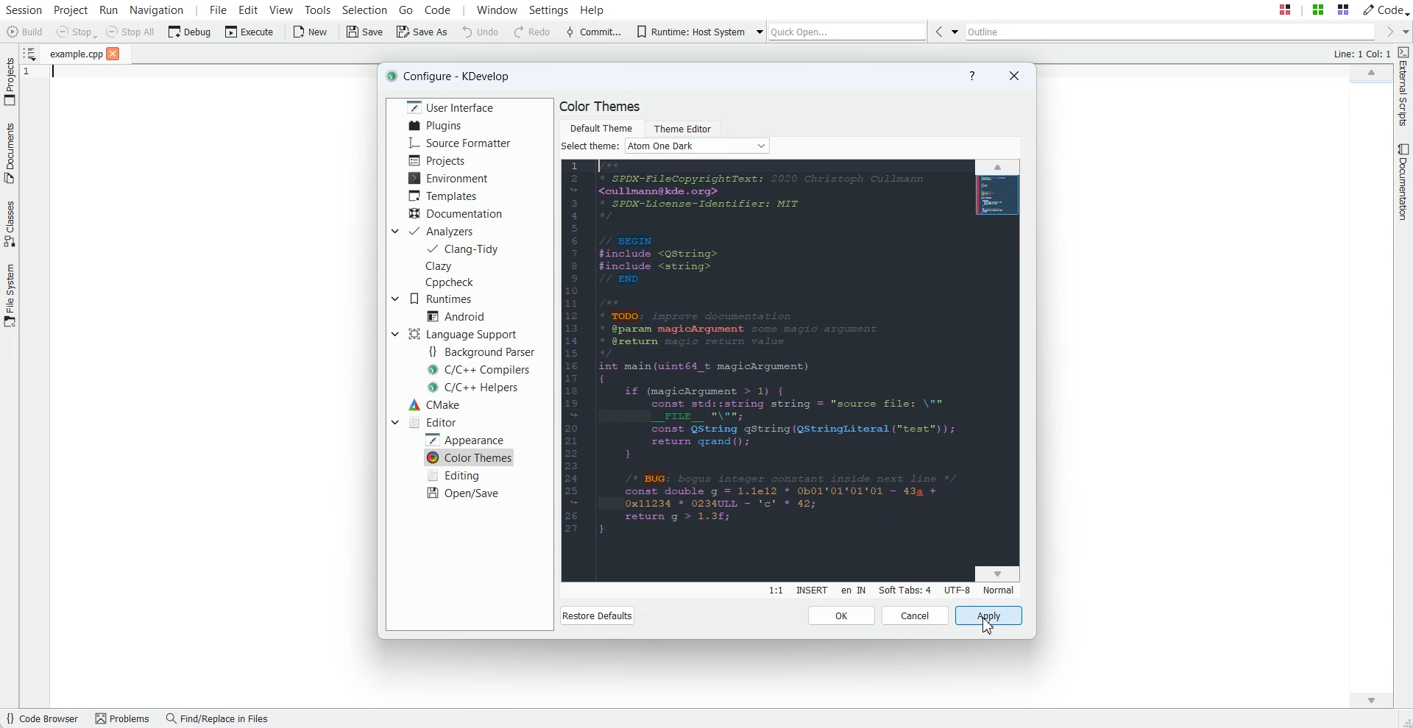 The width and height of the screenshot is (1413, 728). What do you see at coordinates (445, 231) in the screenshot?
I see `Analyzers` at bounding box center [445, 231].